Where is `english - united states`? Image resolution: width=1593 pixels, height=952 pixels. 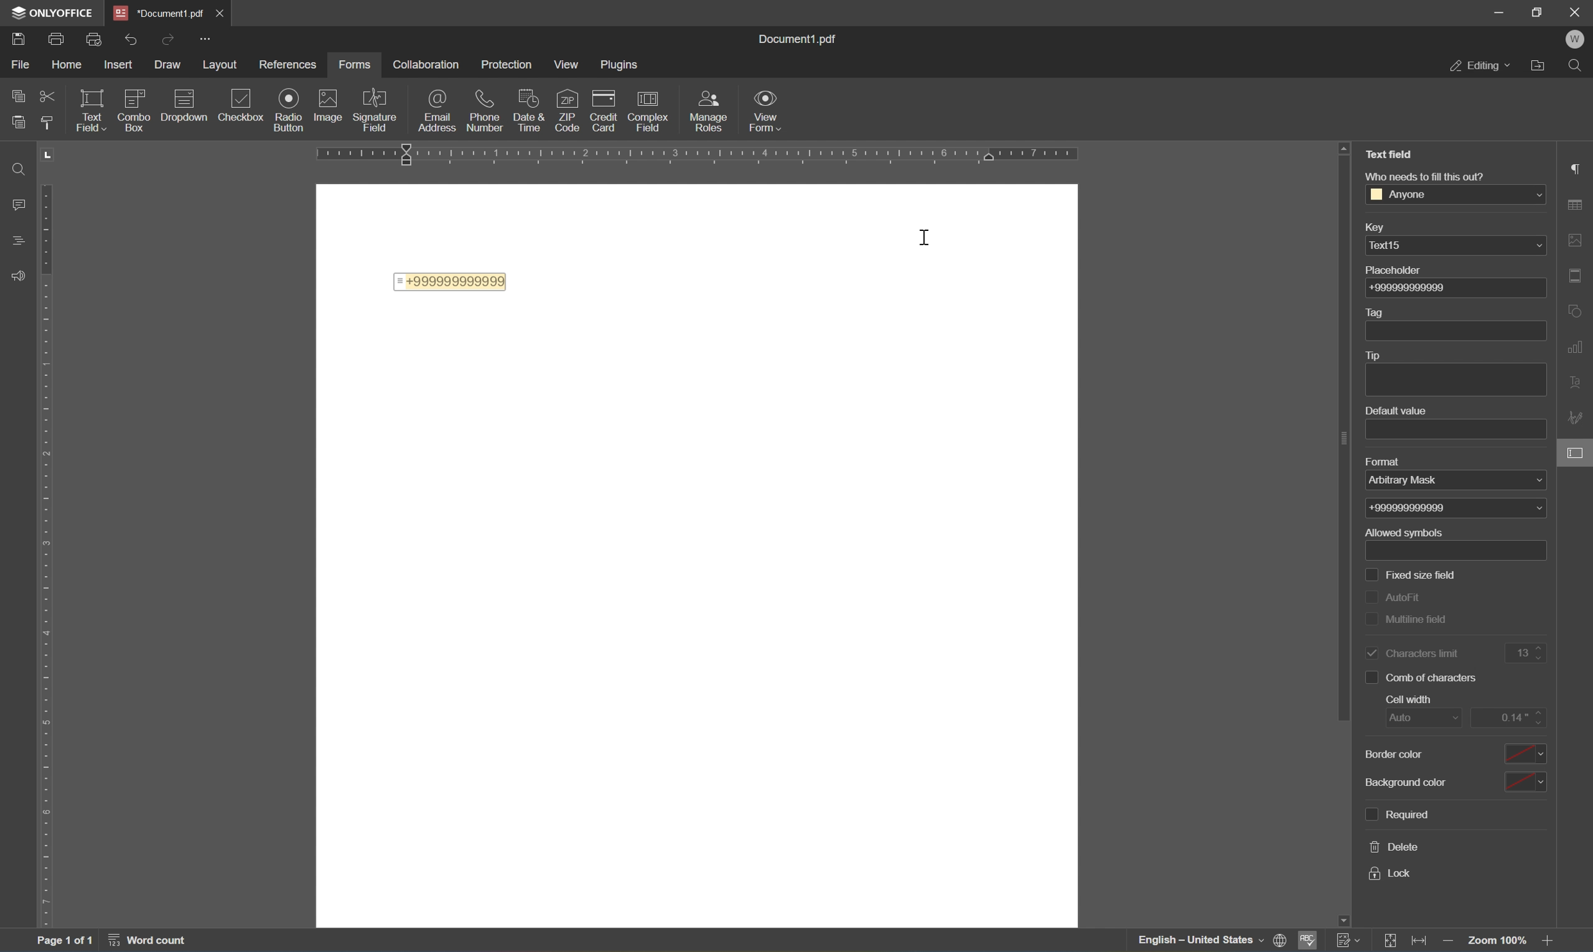
english - united states is located at coordinates (1198, 941).